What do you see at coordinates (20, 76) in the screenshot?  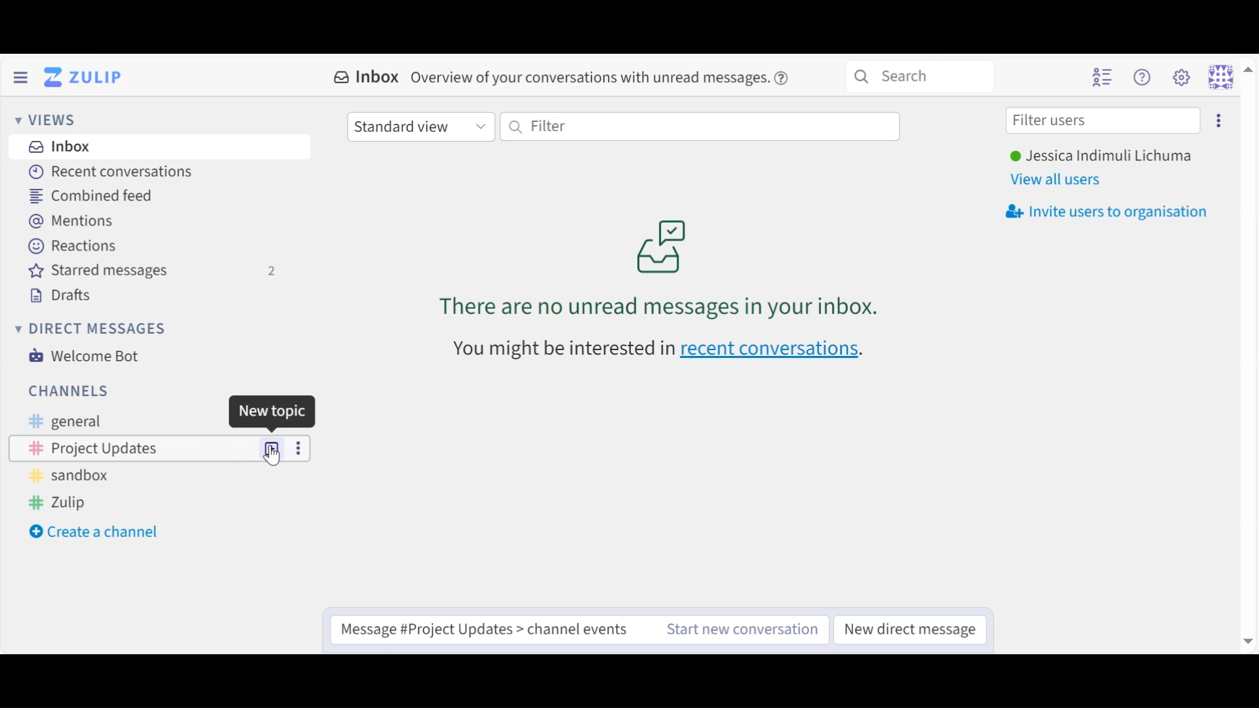 I see `Hide Sidebar` at bounding box center [20, 76].